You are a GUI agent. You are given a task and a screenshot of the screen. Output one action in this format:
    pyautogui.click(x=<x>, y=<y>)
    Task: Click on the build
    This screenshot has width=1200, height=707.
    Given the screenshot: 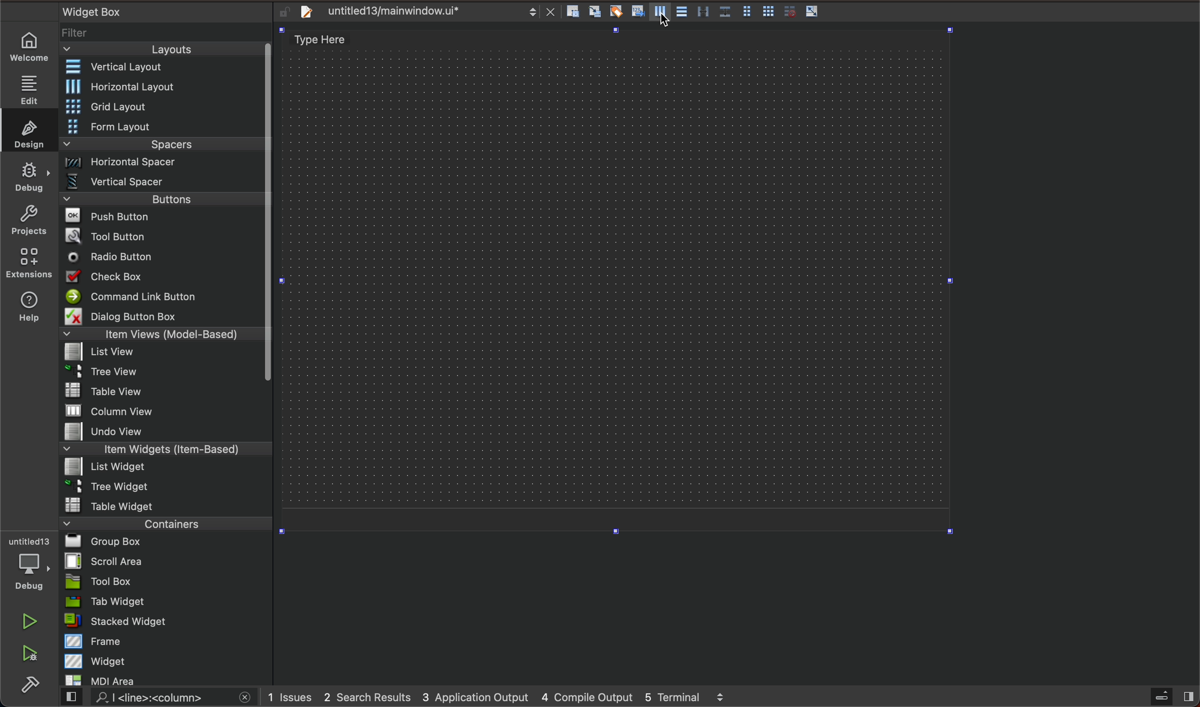 What is the action you would take?
    pyautogui.click(x=33, y=683)
    